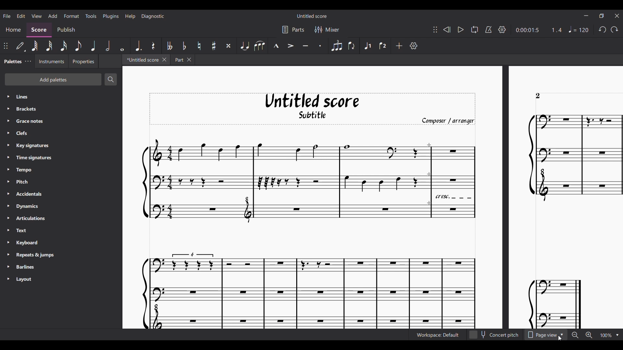 This screenshot has height=350, width=623. Describe the element at coordinates (229, 46) in the screenshot. I see `Toggle double sharp` at that location.